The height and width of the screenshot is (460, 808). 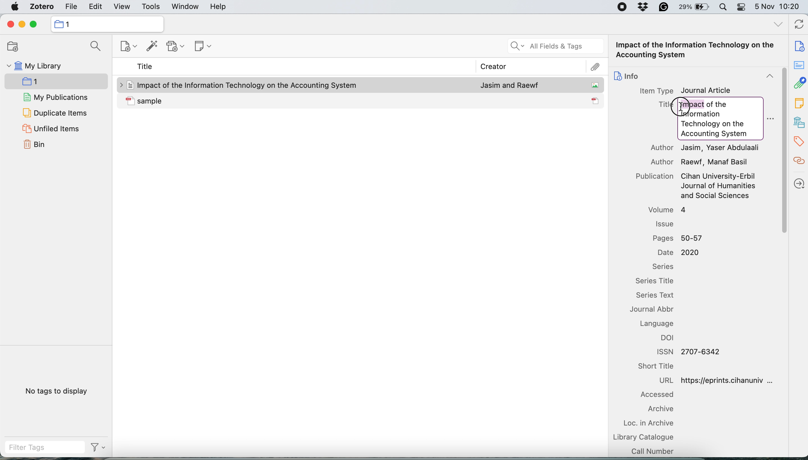 What do you see at coordinates (695, 7) in the screenshot?
I see `battery` at bounding box center [695, 7].